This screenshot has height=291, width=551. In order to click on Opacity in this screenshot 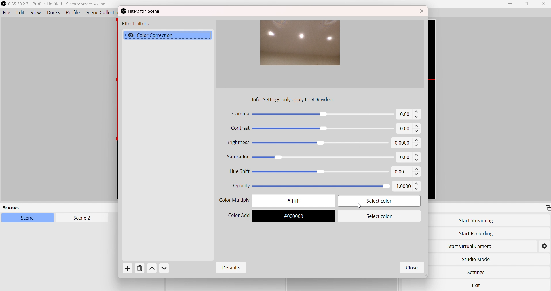, I will do `click(309, 187)`.